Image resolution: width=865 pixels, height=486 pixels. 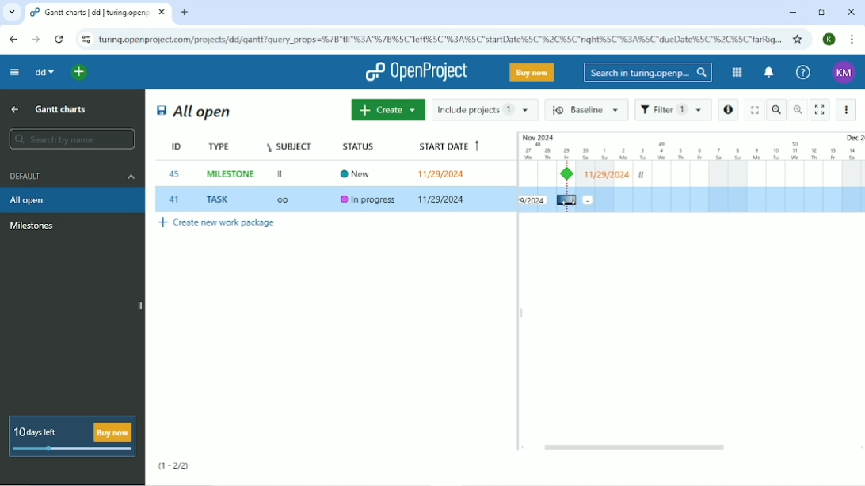 What do you see at coordinates (14, 73) in the screenshot?
I see `Collapse project menu` at bounding box center [14, 73].